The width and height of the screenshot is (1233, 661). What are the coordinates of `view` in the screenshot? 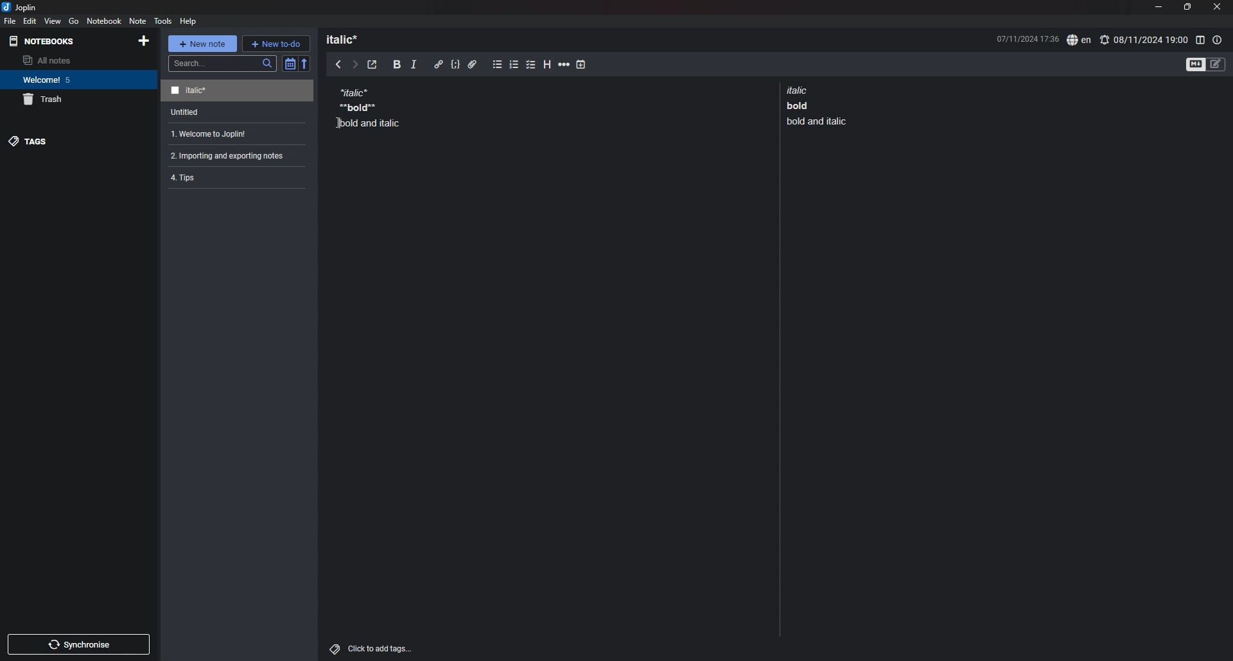 It's located at (53, 21).